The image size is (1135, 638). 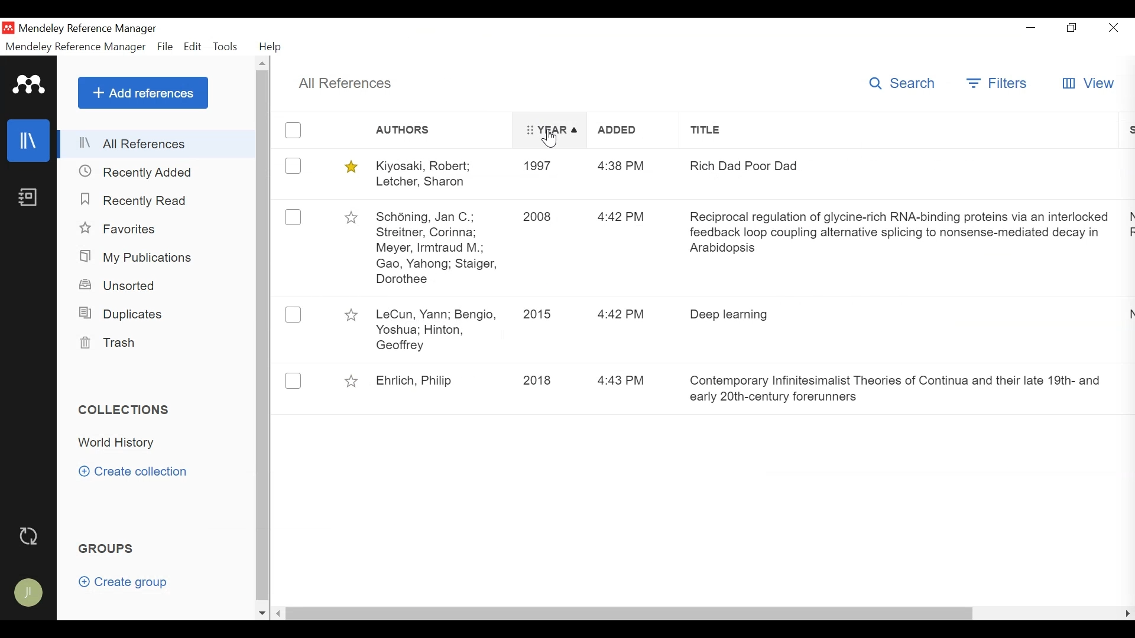 I want to click on Sync, so click(x=30, y=535).